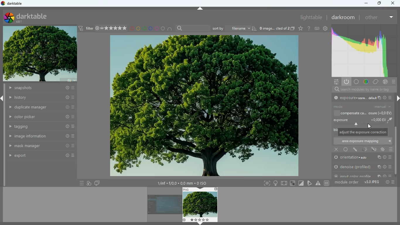 The height and width of the screenshot is (225, 400). Describe the element at coordinates (138, 29) in the screenshot. I see `yellow` at that location.